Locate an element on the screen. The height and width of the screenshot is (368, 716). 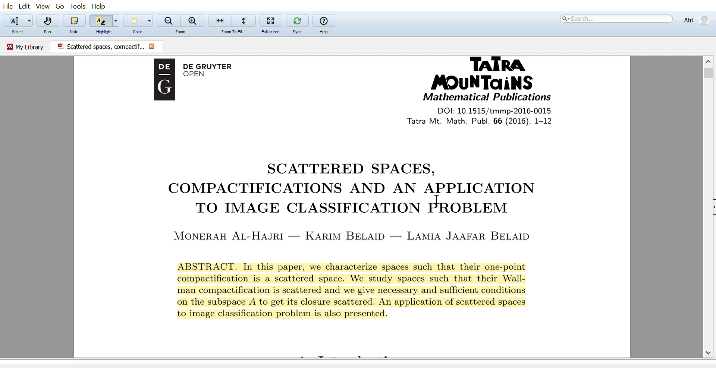
on the subspace A to get its closure scattererd. An application of scattered spaces is located at coordinates (362, 302).